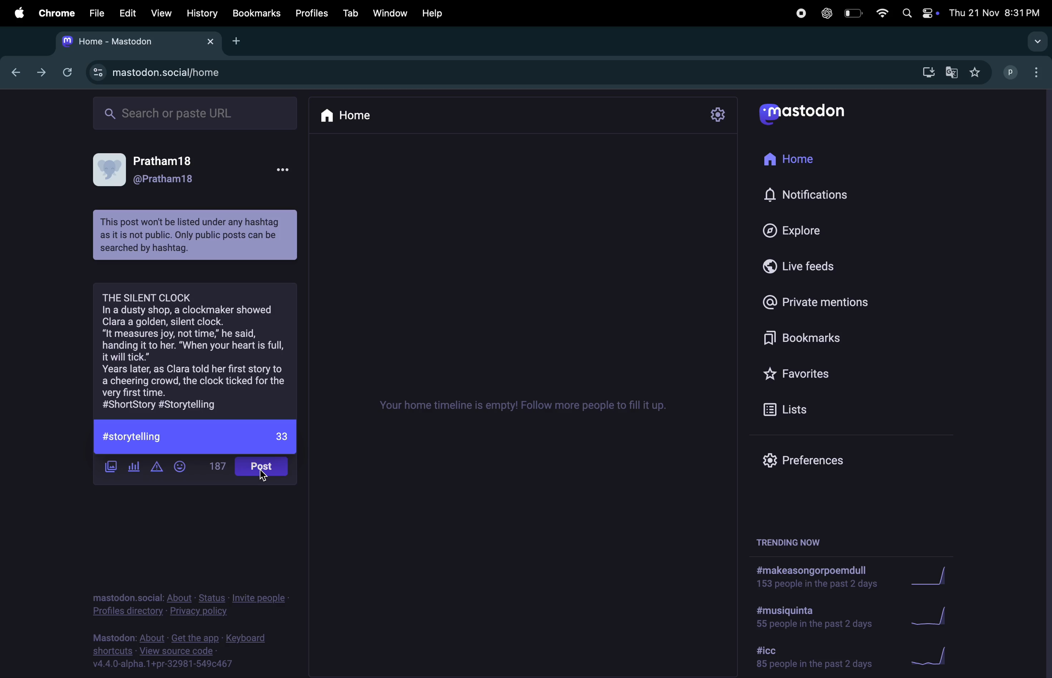  I want to click on emoji , so click(182, 466).